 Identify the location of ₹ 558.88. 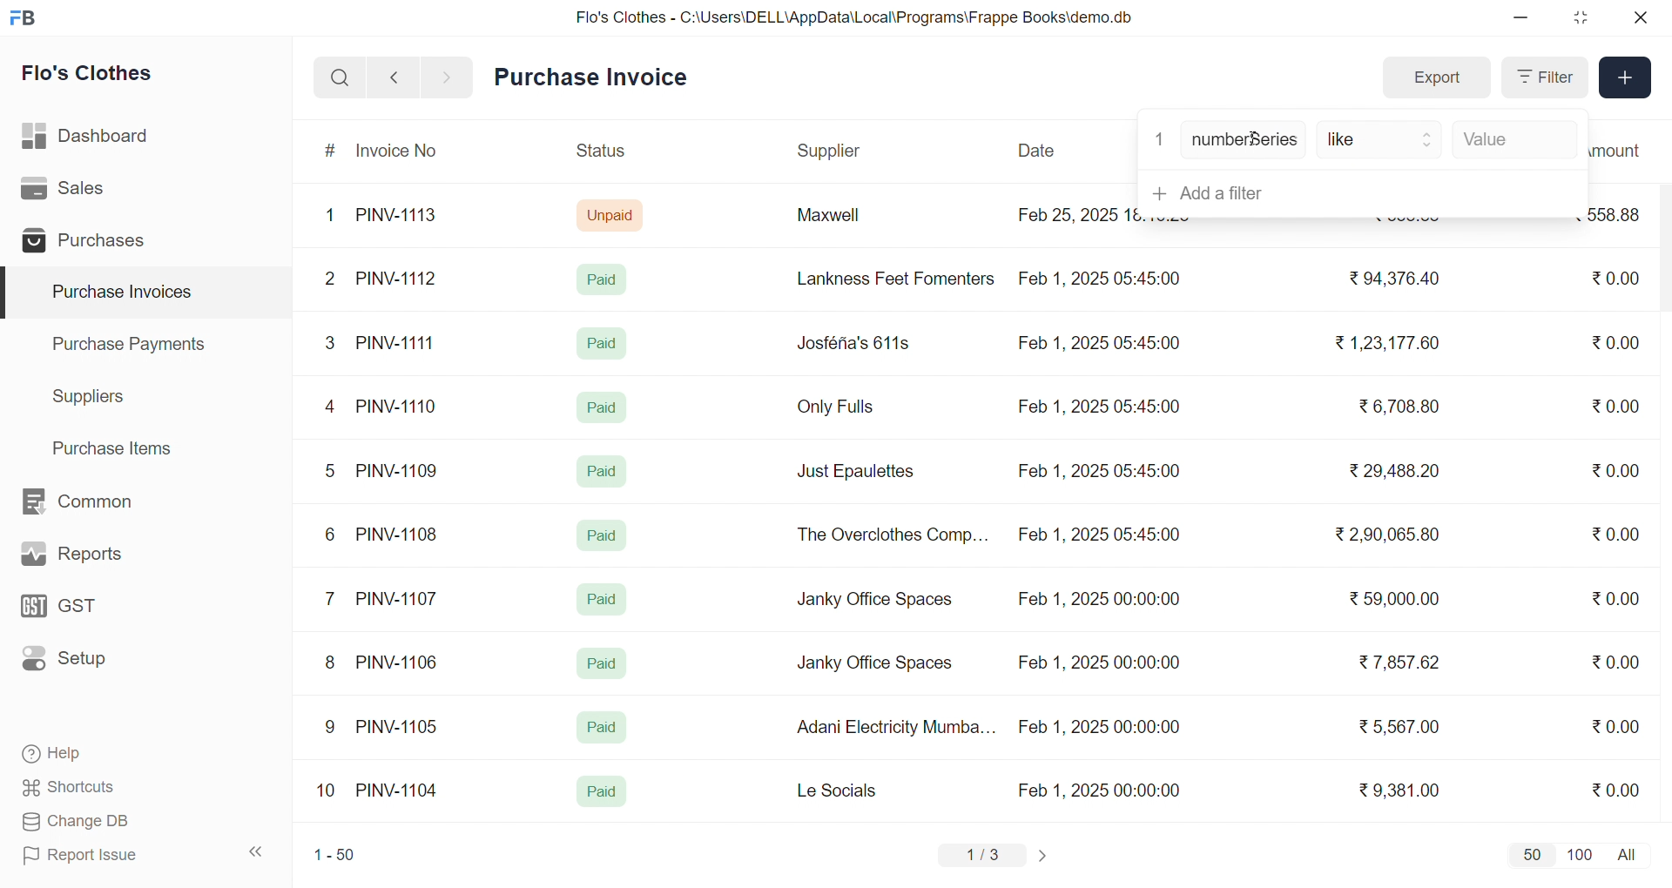
(1401, 224).